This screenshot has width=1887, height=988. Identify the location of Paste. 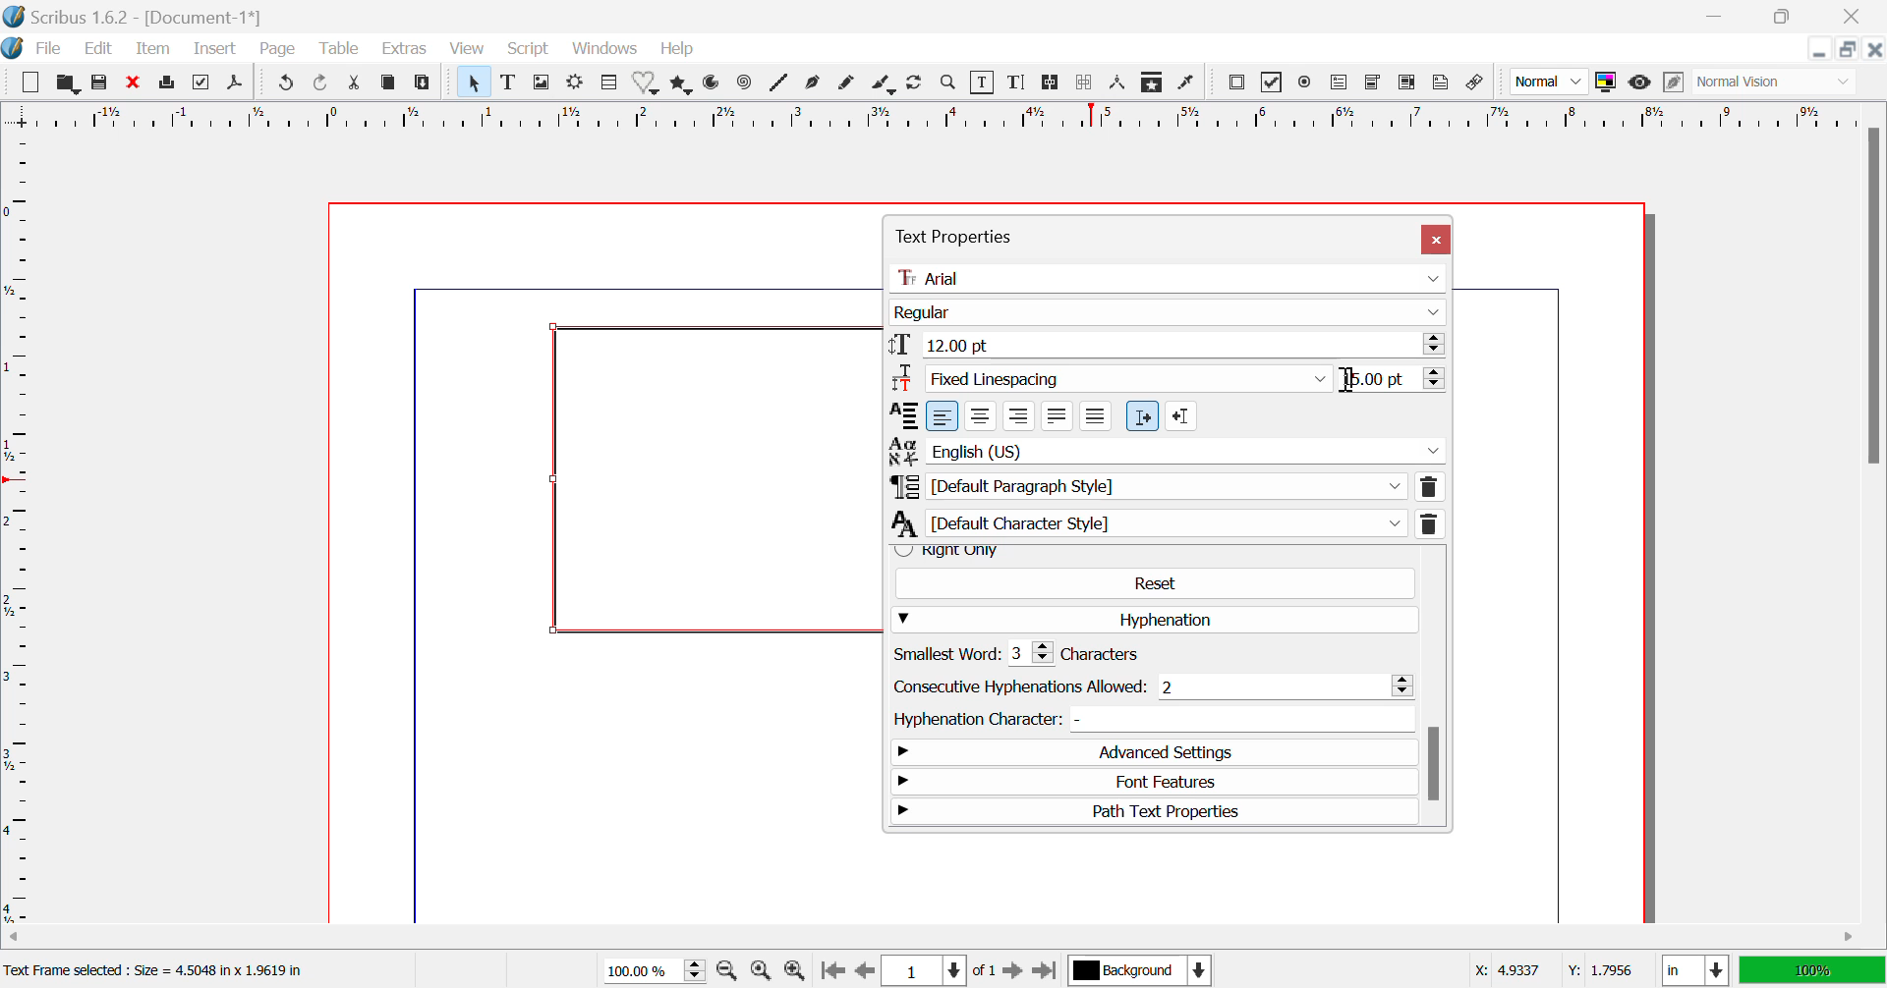
(424, 84).